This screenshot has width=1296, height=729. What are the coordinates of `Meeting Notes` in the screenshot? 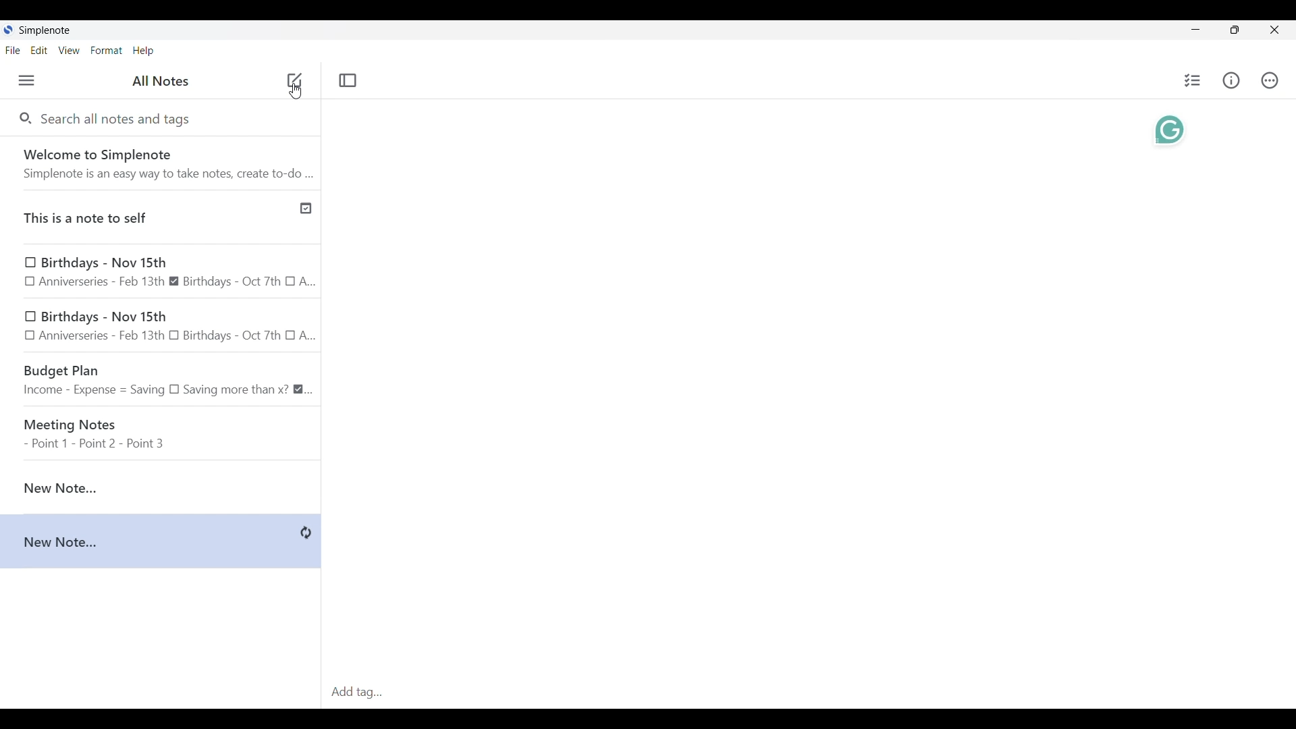 It's located at (162, 429).